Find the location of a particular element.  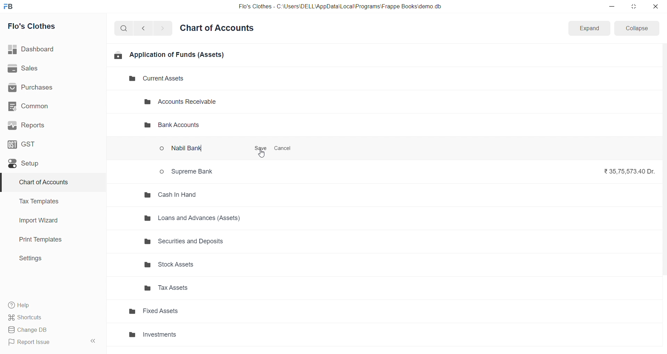

Common is located at coordinates (49, 106).